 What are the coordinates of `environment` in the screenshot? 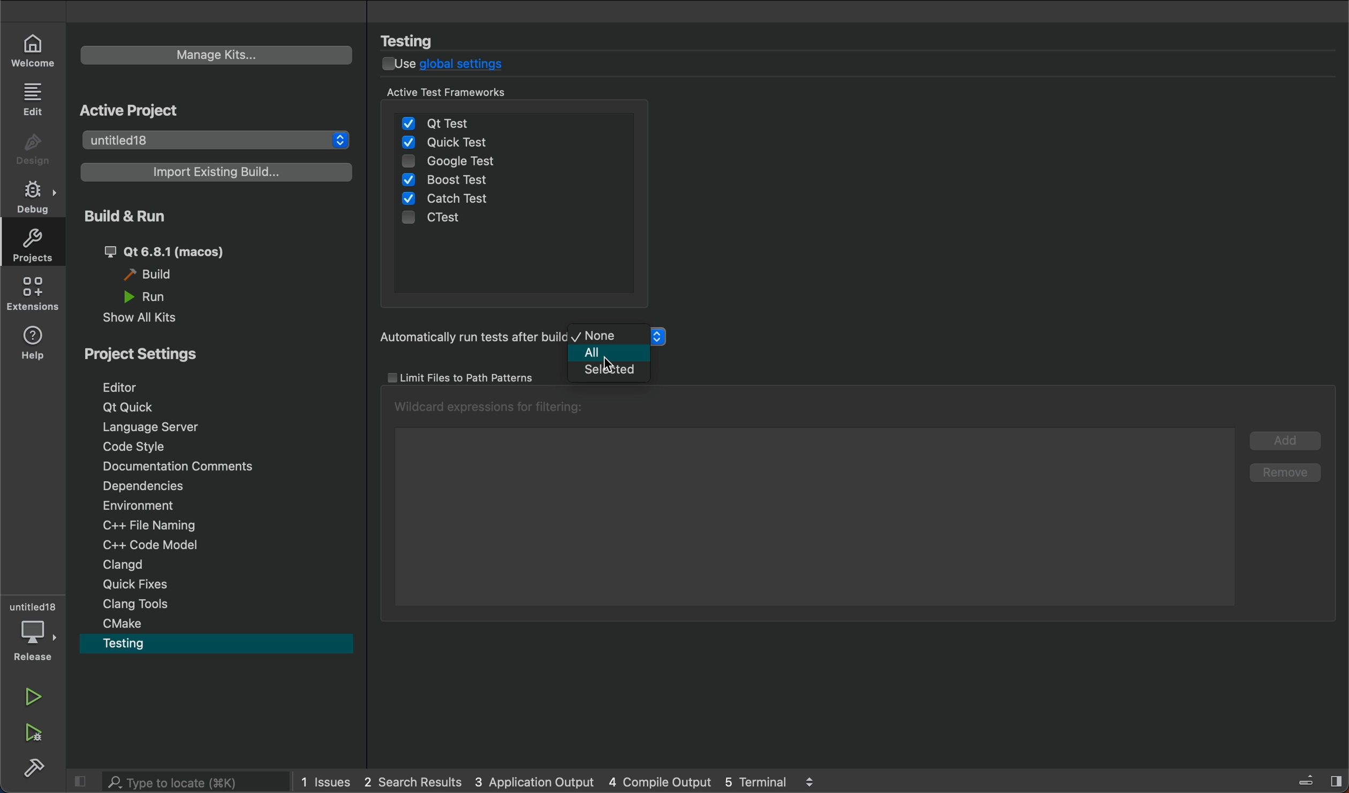 It's located at (157, 506).